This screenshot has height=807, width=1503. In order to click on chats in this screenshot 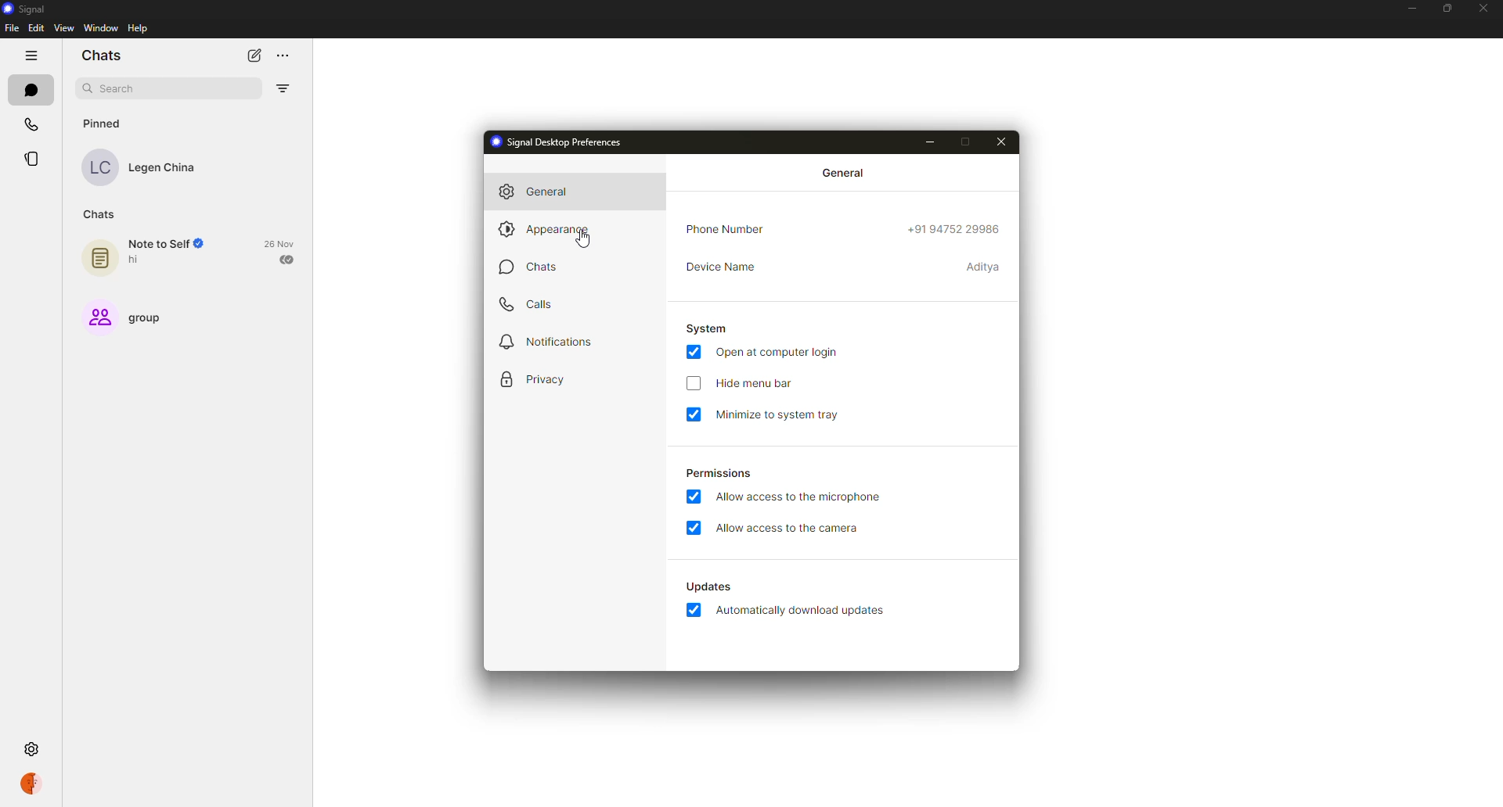, I will do `click(104, 56)`.